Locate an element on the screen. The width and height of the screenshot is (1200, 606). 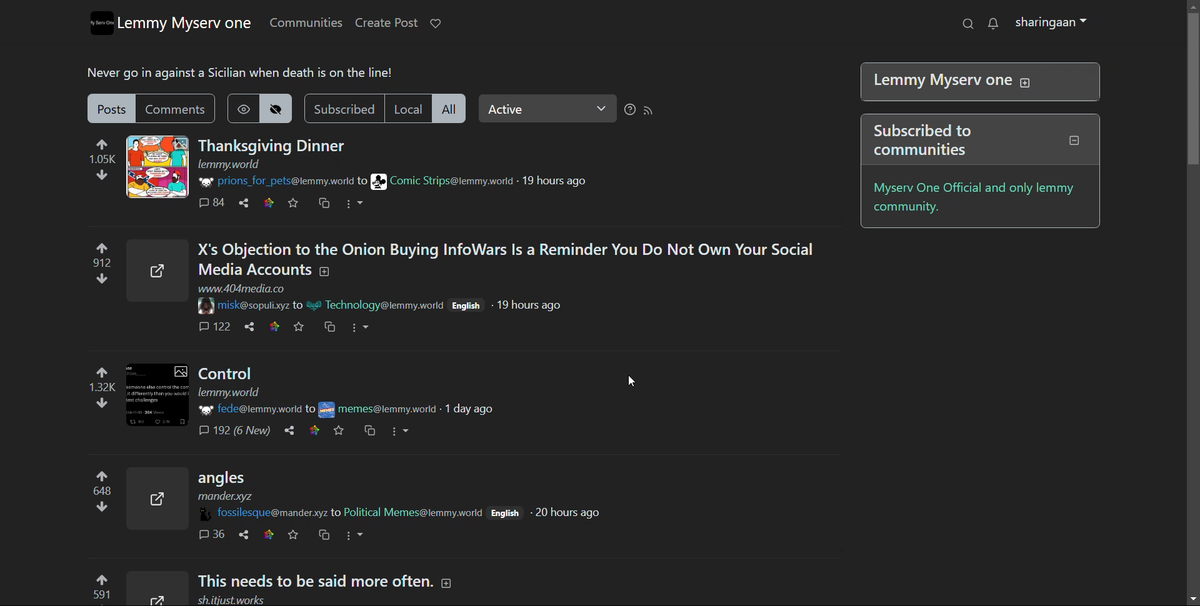
Expand here with this image is located at coordinates (152, 589).